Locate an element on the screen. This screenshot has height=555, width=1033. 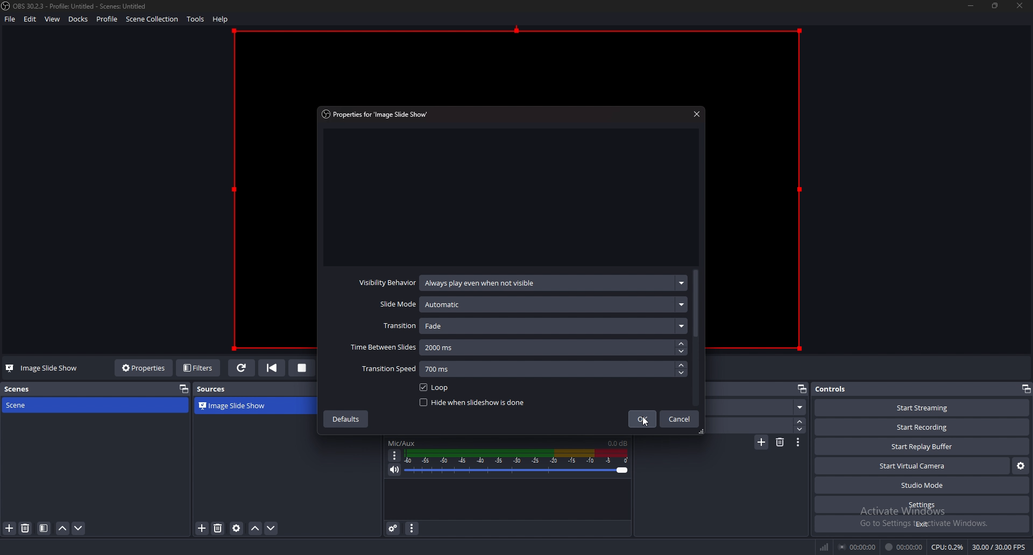
volume level is located at coordinates (618, 443).